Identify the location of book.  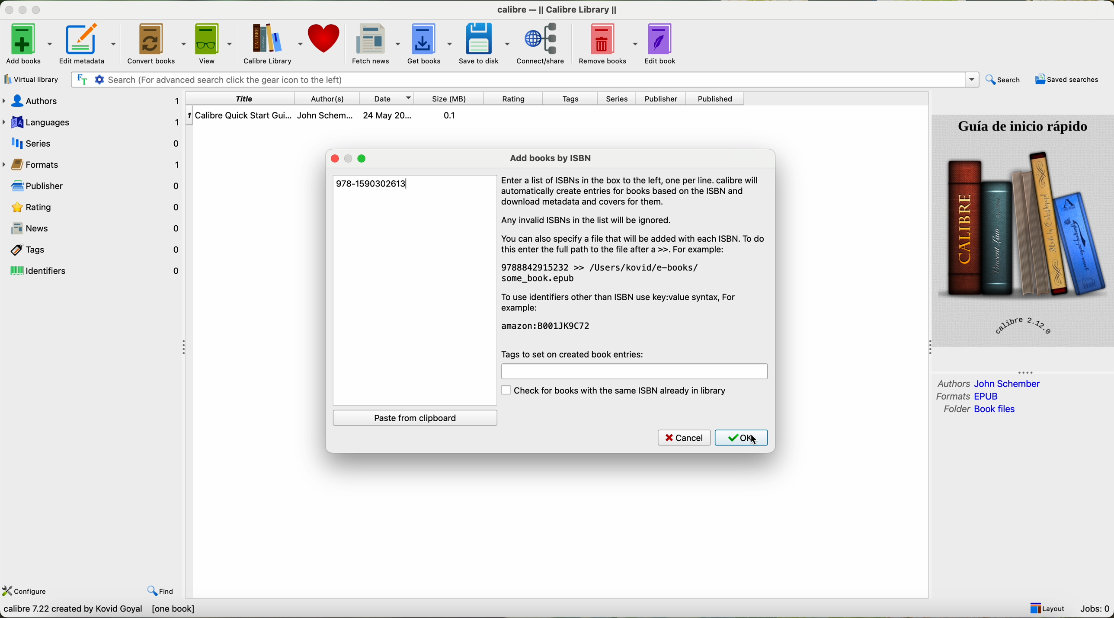
(337, 115).